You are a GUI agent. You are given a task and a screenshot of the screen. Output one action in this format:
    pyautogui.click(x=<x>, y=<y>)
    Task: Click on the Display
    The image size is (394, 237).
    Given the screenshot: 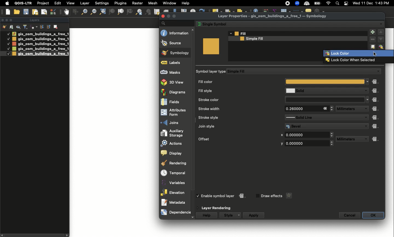 What is the action you would take?
    pyautogui.click(x=174, y=153)
    